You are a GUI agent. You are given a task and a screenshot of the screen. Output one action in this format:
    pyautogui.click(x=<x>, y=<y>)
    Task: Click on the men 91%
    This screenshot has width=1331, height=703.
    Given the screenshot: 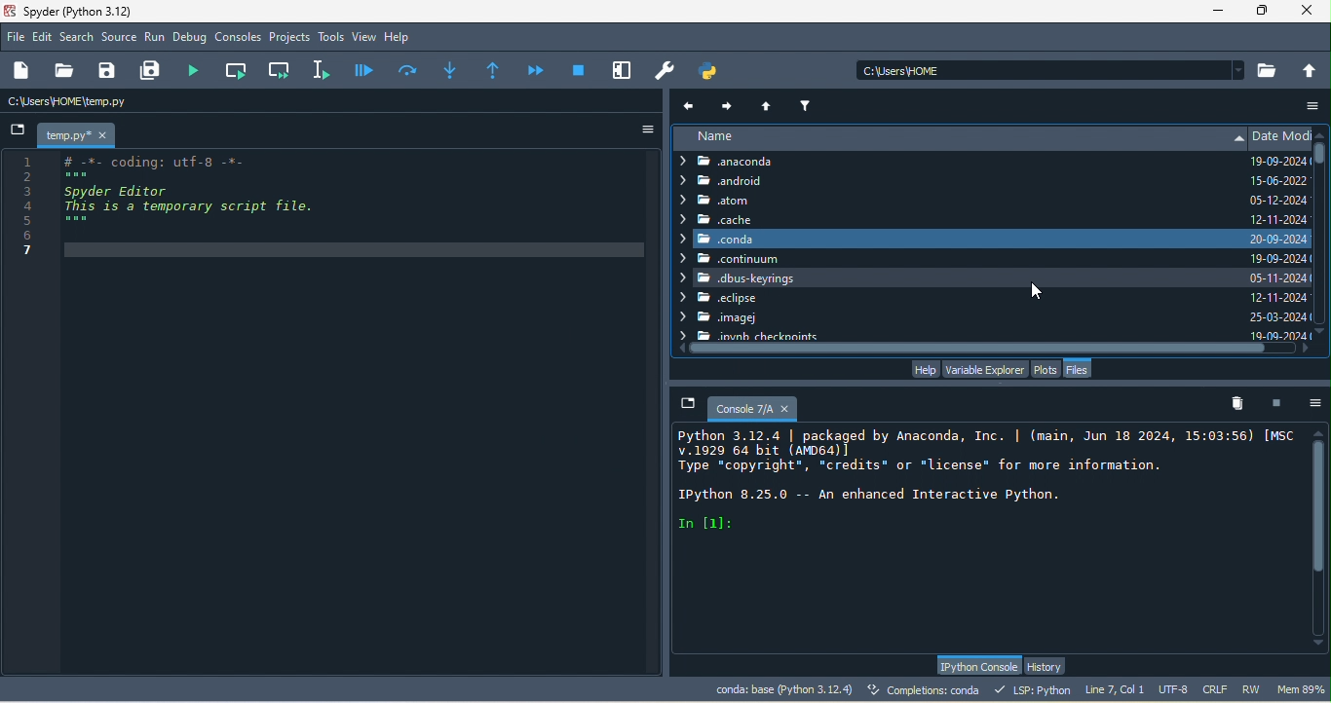 What is the action you would take?
    pyautogui.click(x=1304, y=688)
    